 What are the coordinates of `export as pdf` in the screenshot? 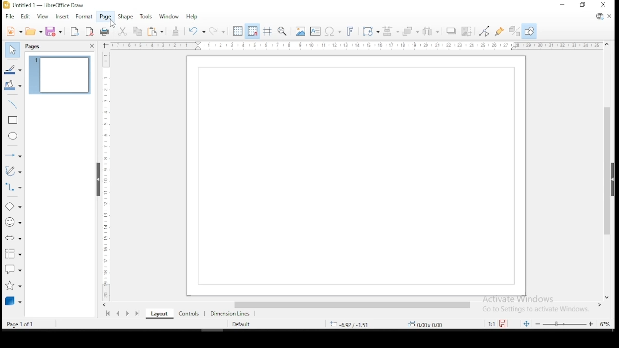 It's located at (89, 32).